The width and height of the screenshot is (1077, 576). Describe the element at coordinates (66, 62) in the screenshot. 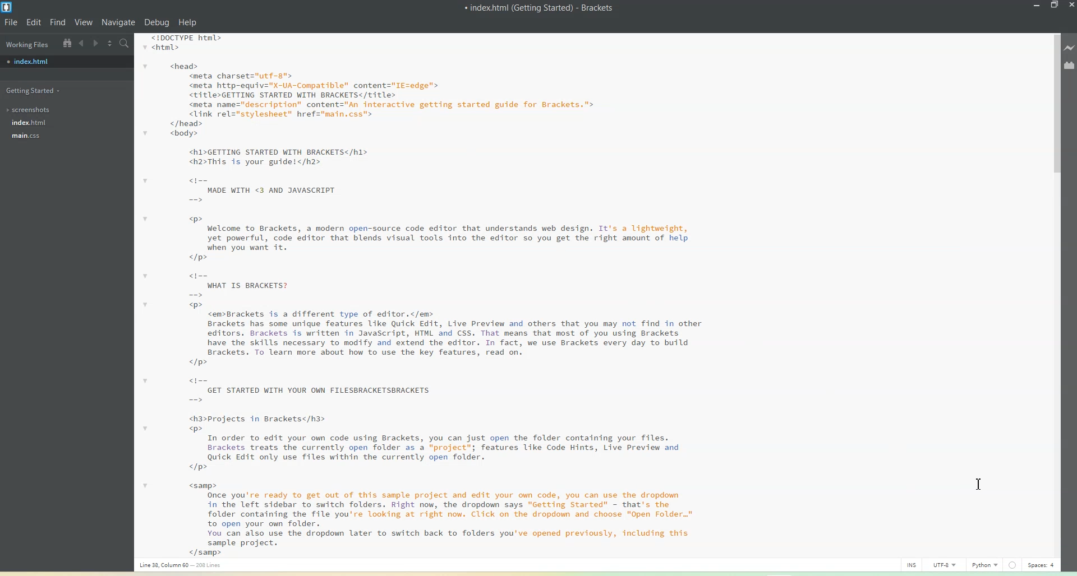

I see `Index.html` at that location.